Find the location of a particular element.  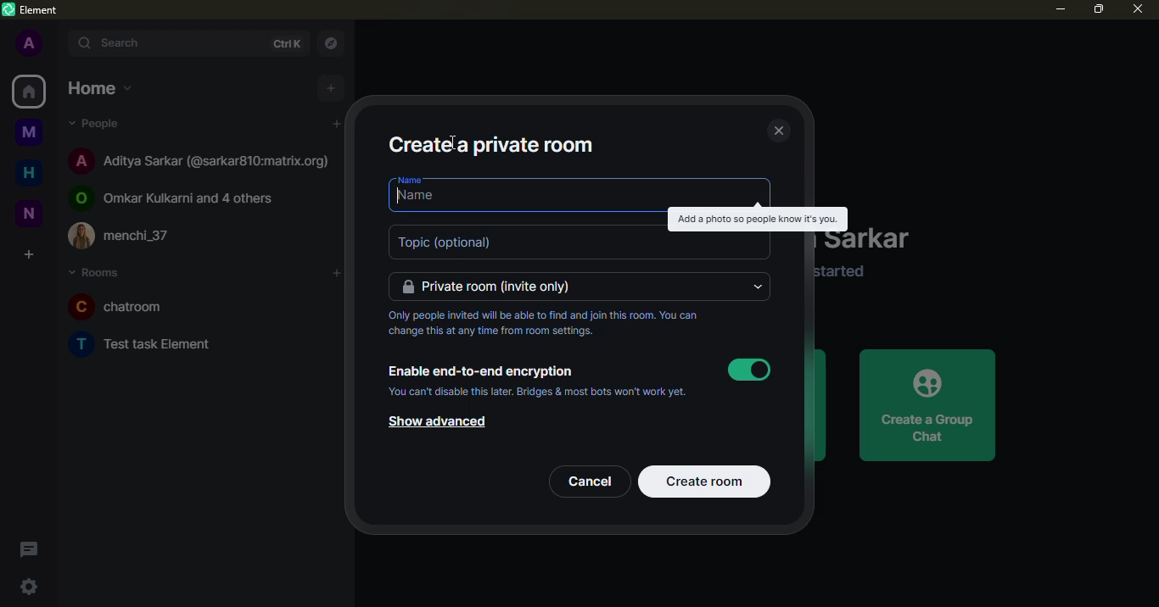

add is located at coordinates (338, 125).